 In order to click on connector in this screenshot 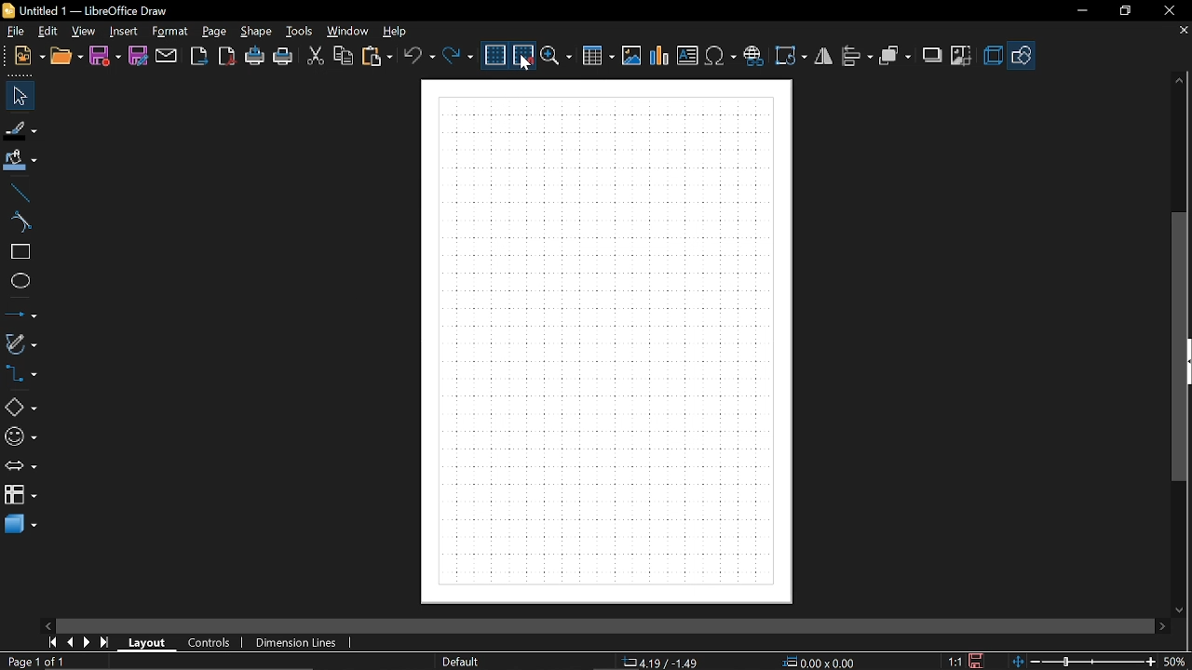, I will do `click(20, 379)`.